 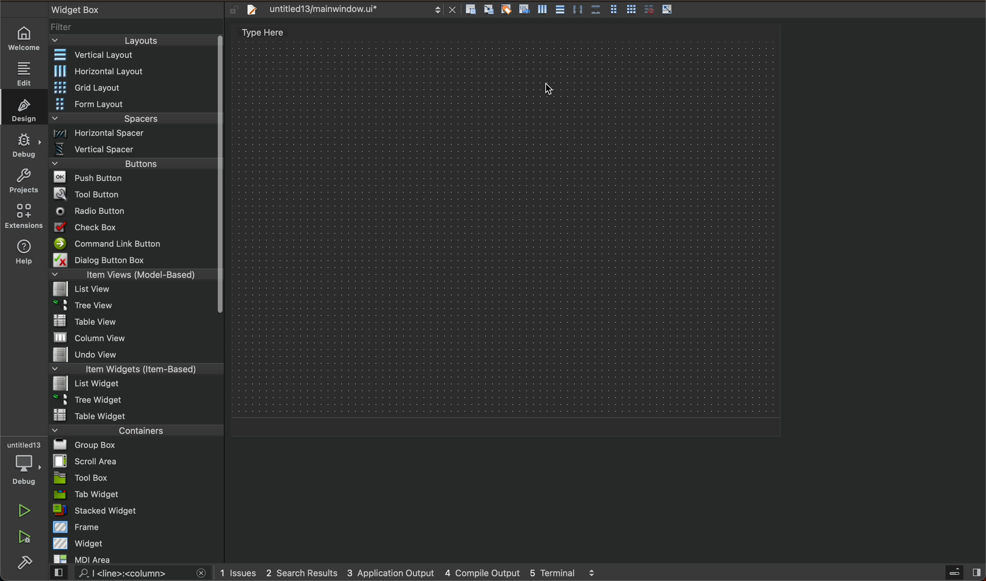 I want to click on table widget, so click(x=135, y=415).